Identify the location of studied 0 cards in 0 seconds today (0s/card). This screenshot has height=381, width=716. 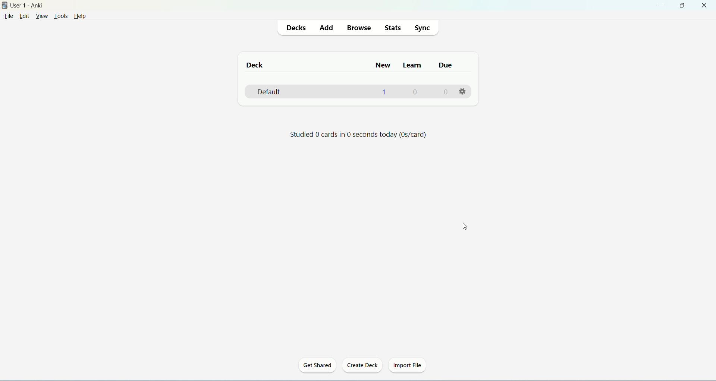
(361, 135).